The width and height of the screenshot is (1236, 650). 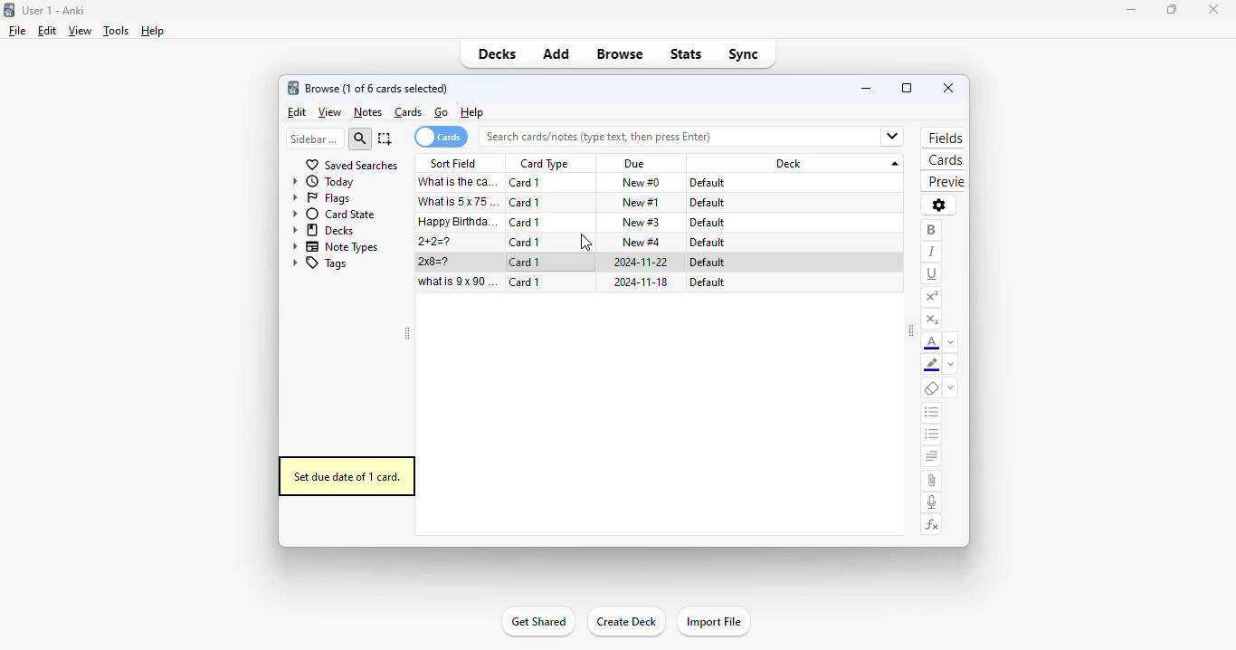 I want to click on attach pictures/audio/video, so click(x=931, y=481).